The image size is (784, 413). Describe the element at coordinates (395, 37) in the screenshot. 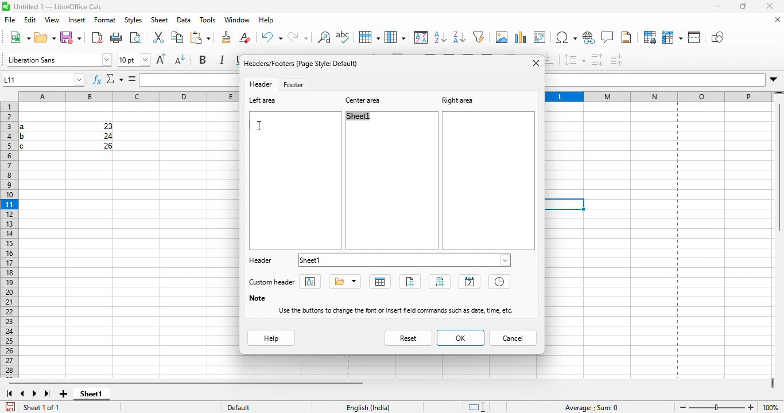

I see `sort` at that location.